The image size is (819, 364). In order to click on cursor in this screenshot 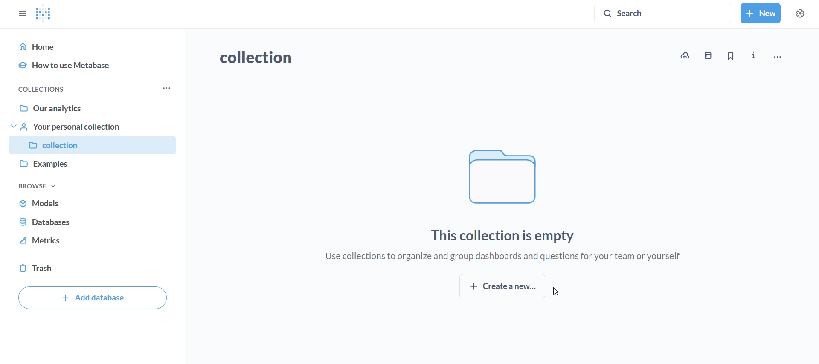, I will do `click(559, 291)`.